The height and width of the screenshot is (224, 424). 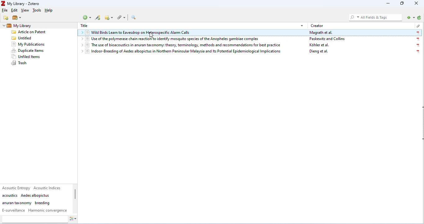 What do you see at coordinates (88, 17) in the screenshot?
I see `new item` at bounding box center [88, 17].